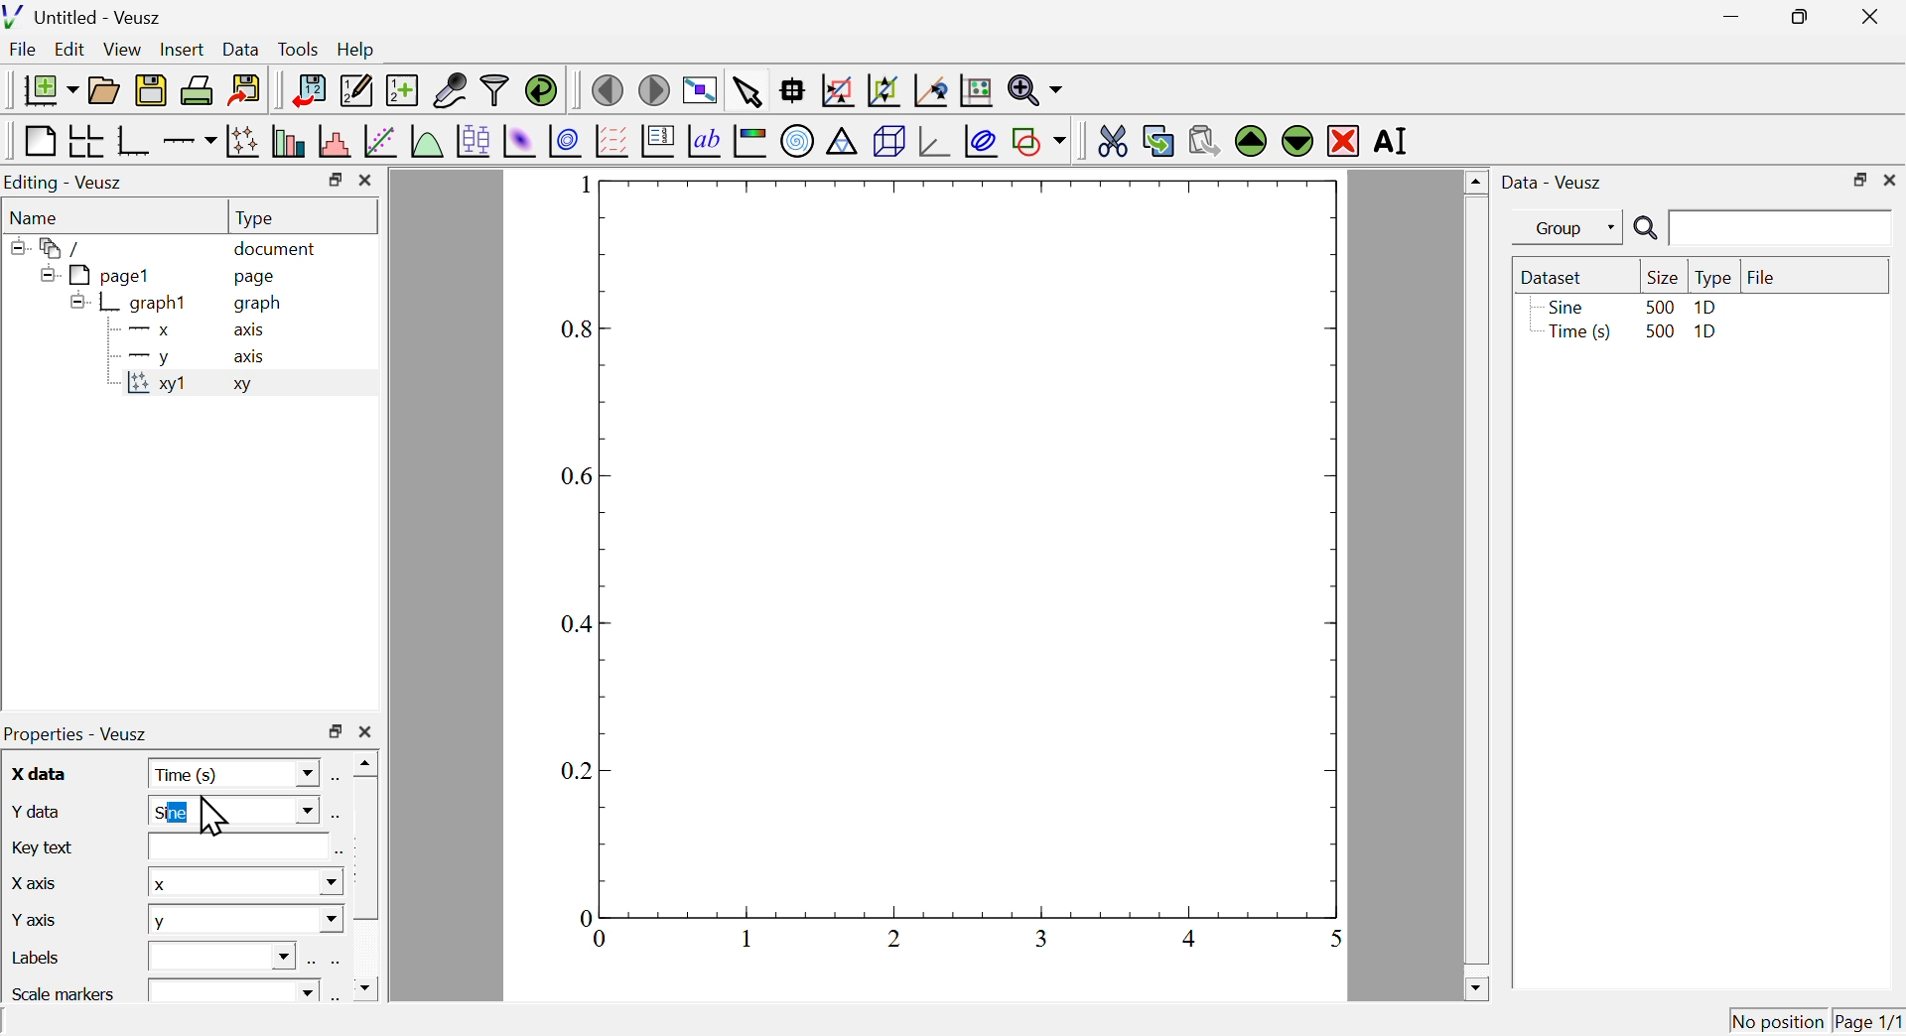 The height and width of the screenshot is (1036, 1906). I want to click on Edit, so click(70, 51).